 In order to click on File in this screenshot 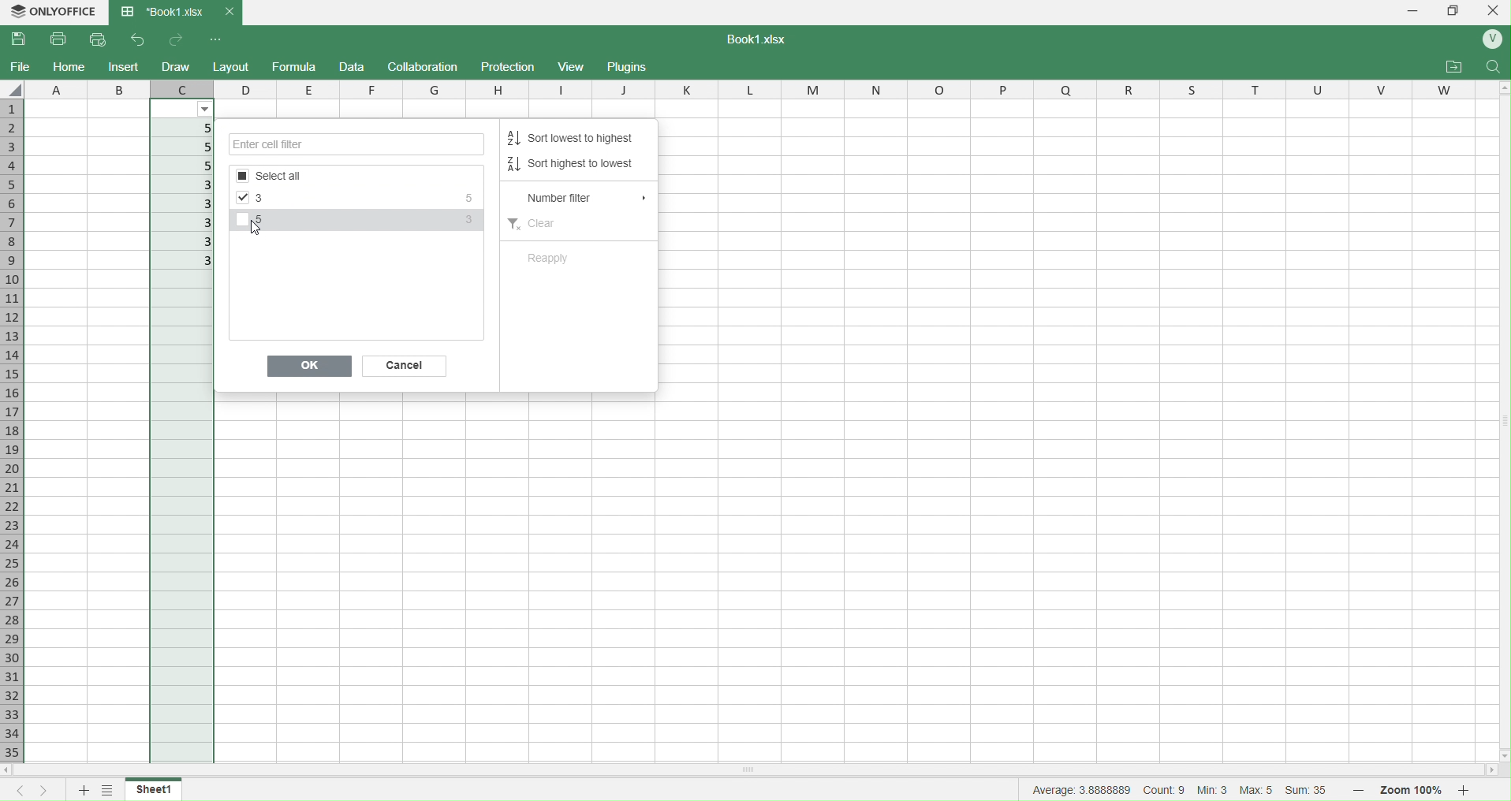, I will do `click(21, 65)`.